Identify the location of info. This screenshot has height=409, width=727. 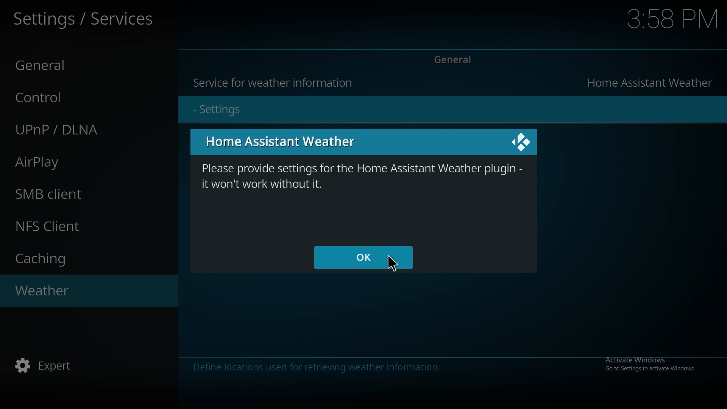
(360, 367).